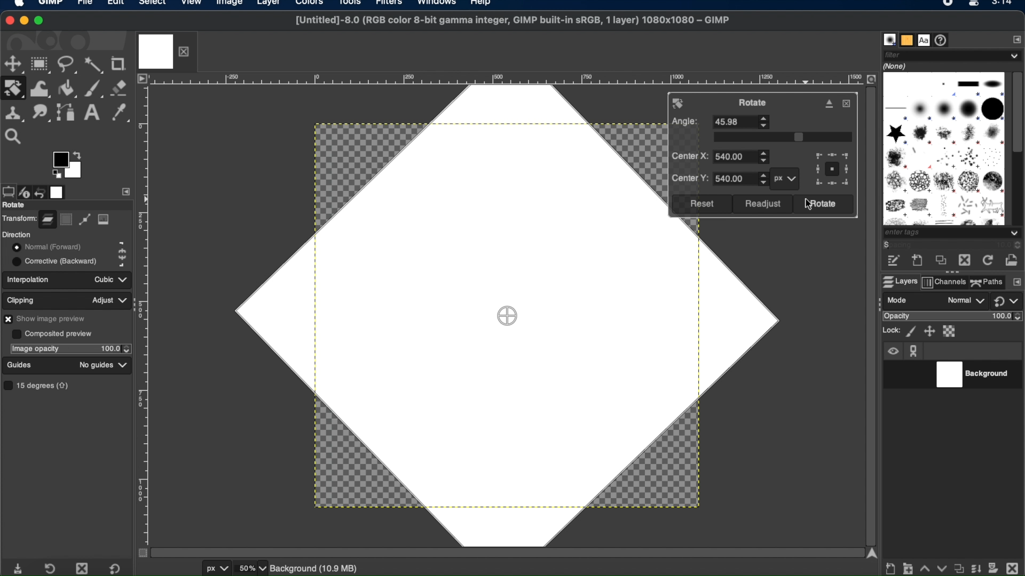 This screenshot has height=576, width=1025. What do you see at coordinates (41, 112) in the screenshot?
I see `smudge tool` at bounding box center [41, 112].